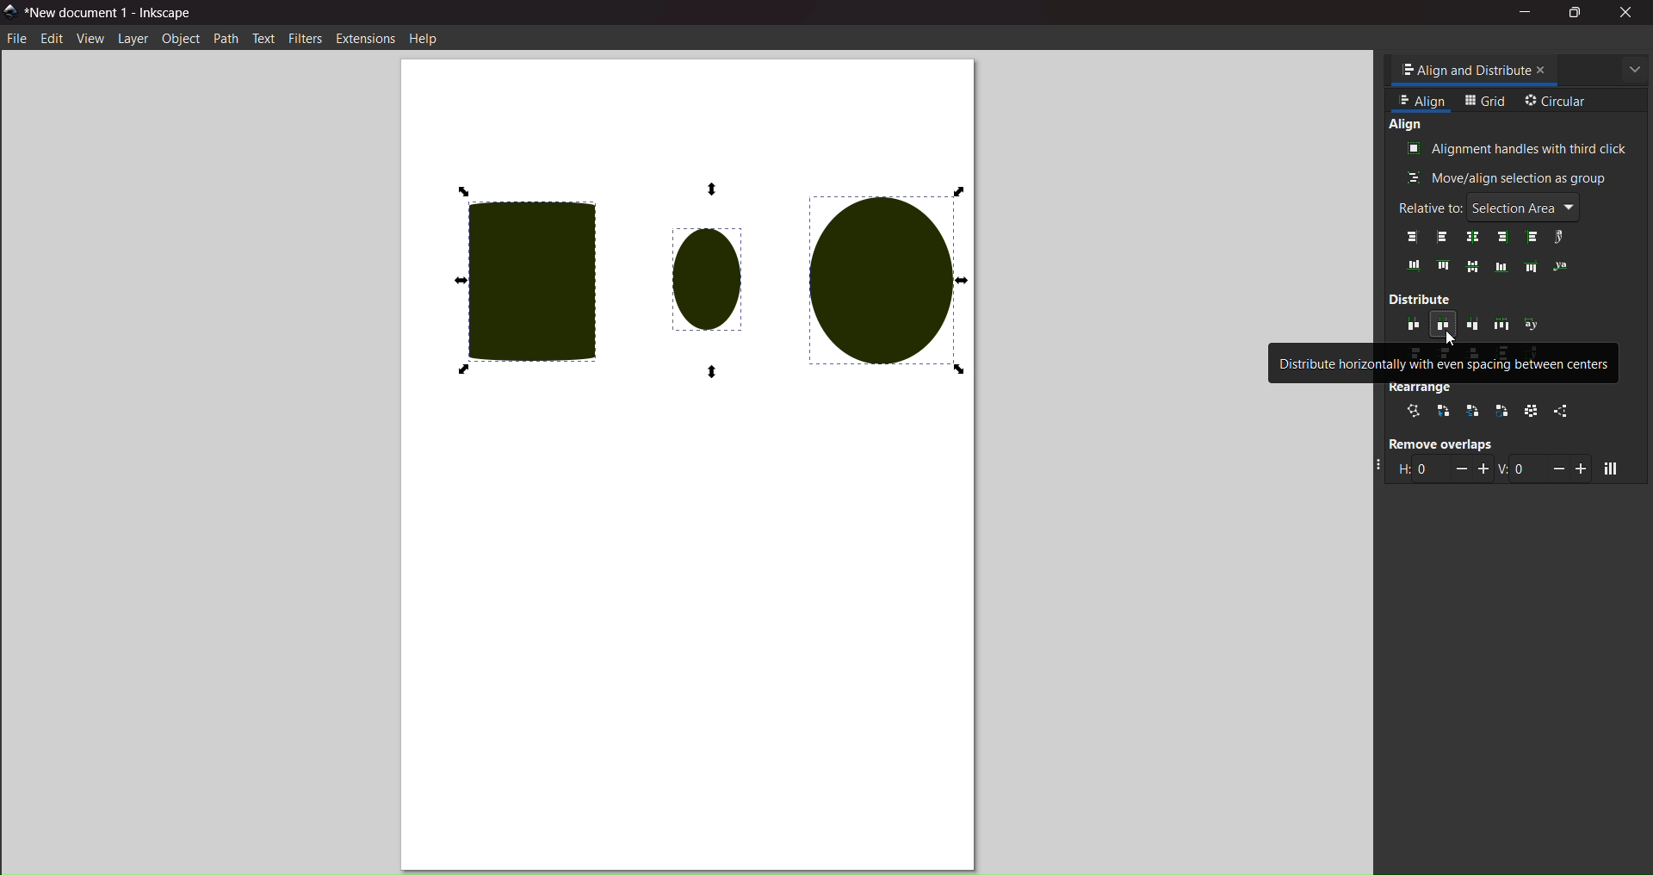  What do you see at coordinates (1420, 300) in the screenshot?
I see `distribute` at bounding box center [1420, 300].